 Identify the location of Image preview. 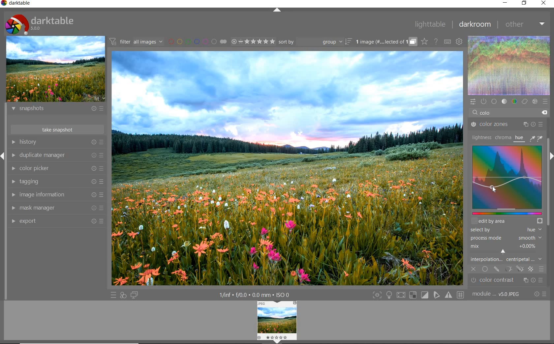
(277, 322).